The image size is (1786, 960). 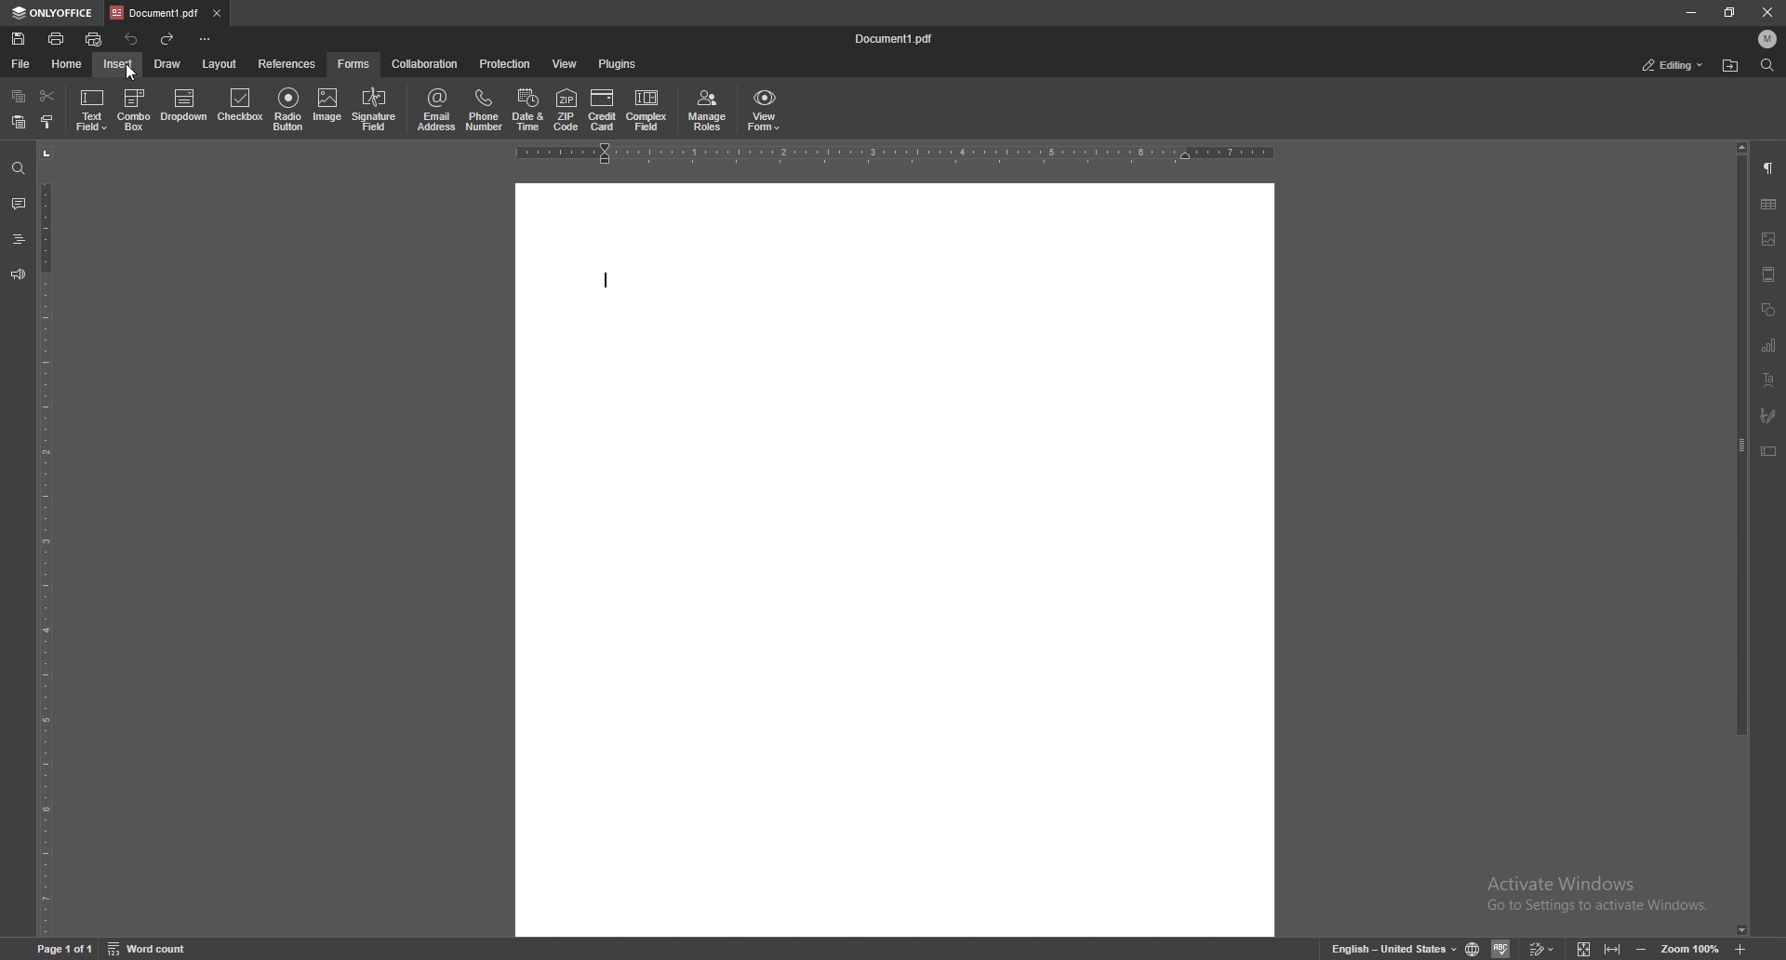 I want to click on cursor, so click(x=133, y=73).